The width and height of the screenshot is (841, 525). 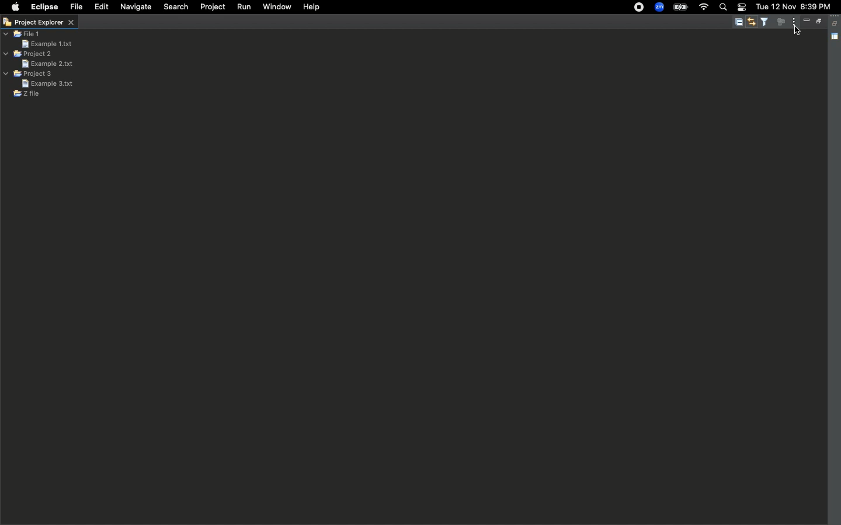 I want to click on Project 2, so click(x=28, y=54).